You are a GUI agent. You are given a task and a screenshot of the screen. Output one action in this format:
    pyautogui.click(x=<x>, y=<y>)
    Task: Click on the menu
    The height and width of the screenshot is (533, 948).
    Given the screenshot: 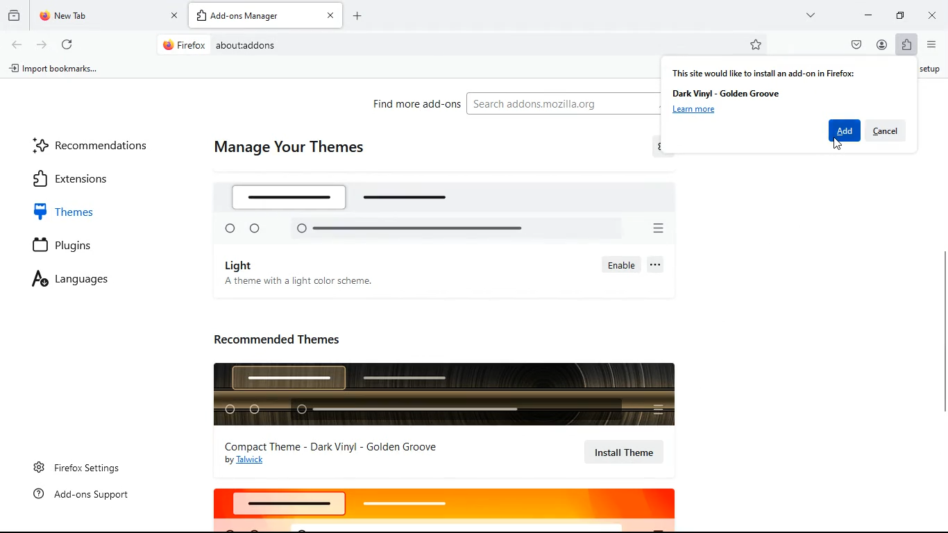 What is the action you would take?
    pyautogui.click(x=931, y=45)
    